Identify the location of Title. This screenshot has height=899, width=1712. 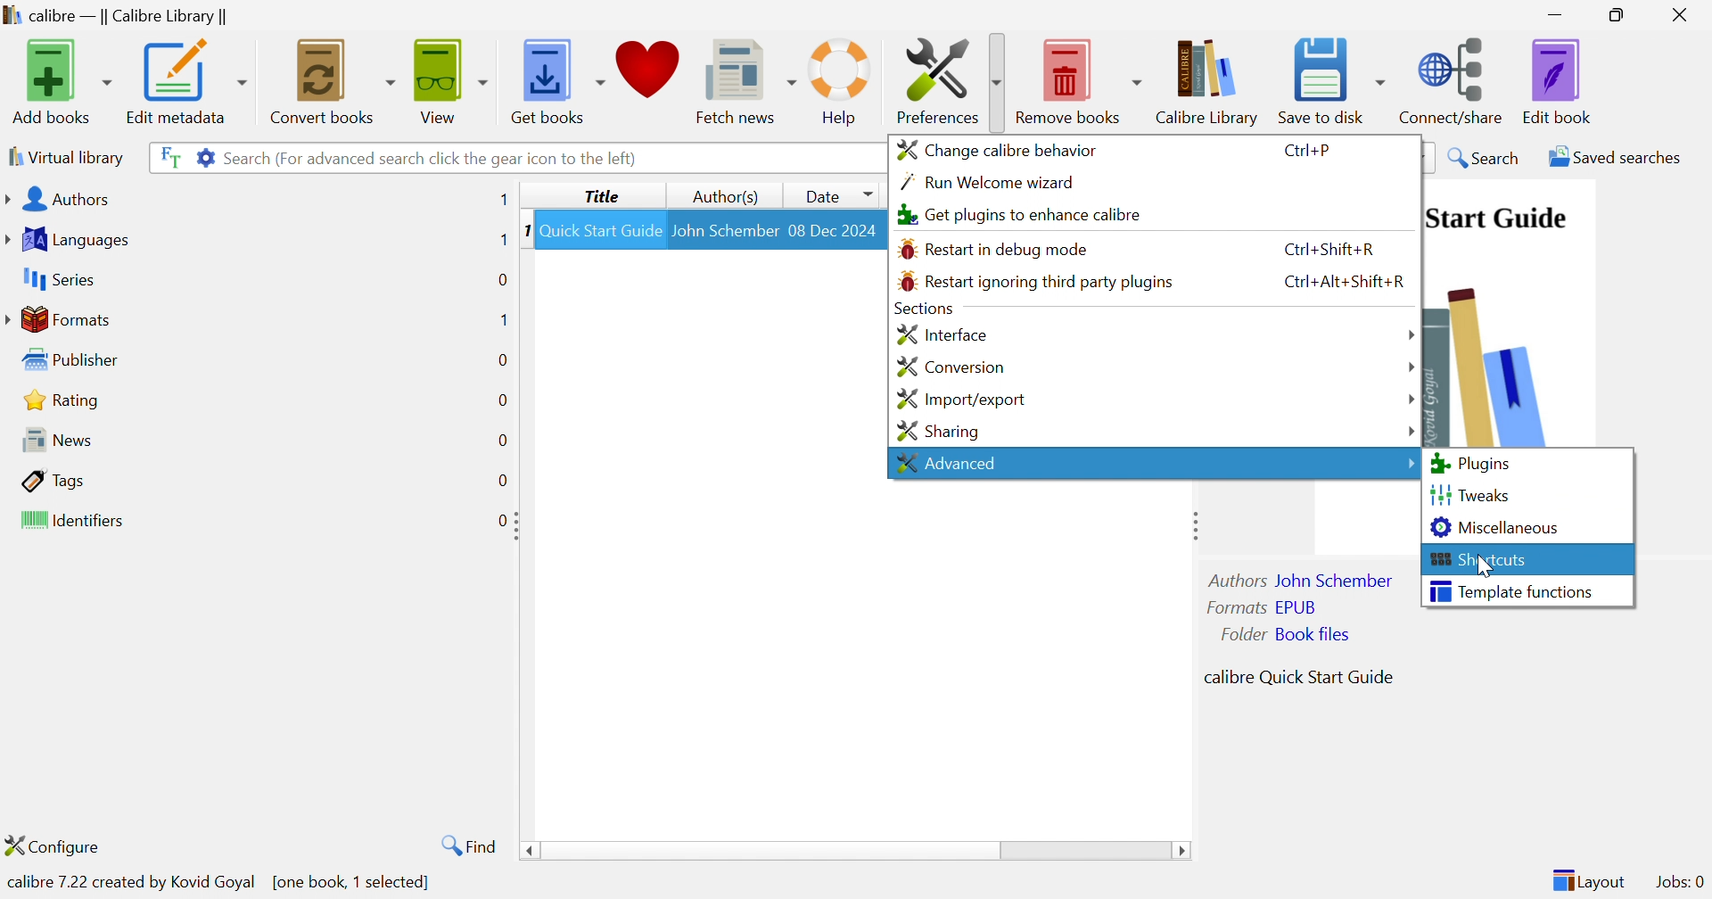
(605, 196).